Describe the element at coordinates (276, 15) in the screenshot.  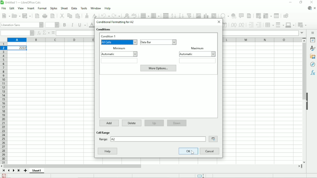
I see `Split window` at that location.